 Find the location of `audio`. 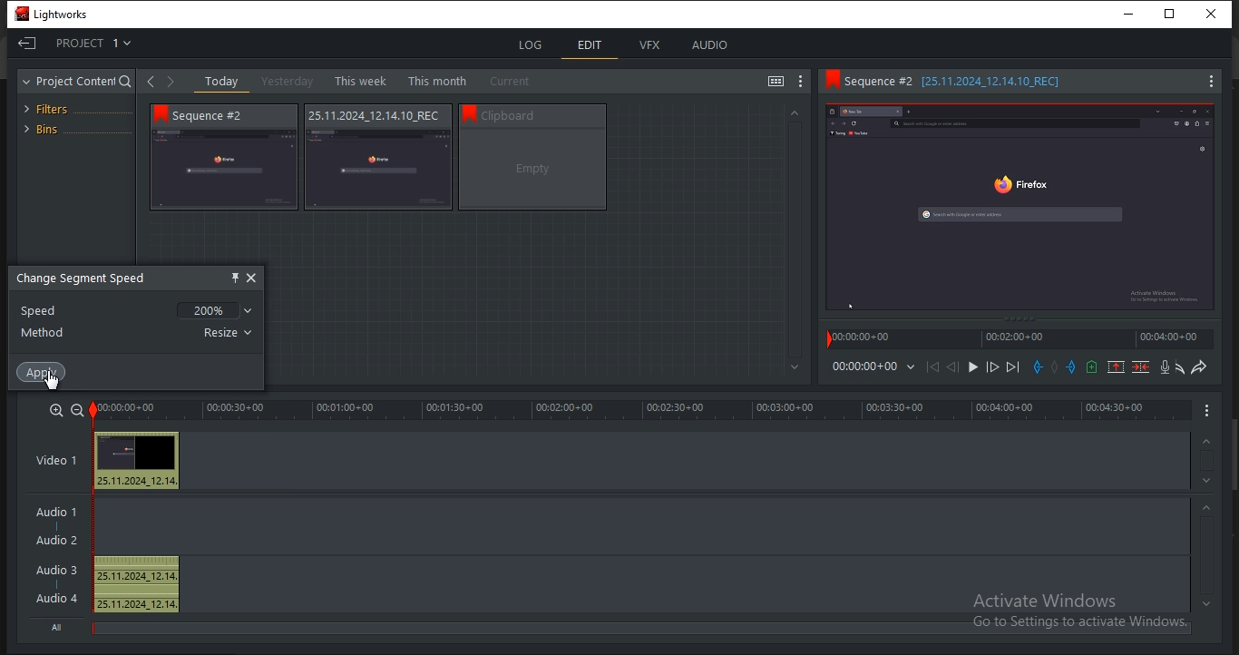

audio is located at coordinates (712, 45).